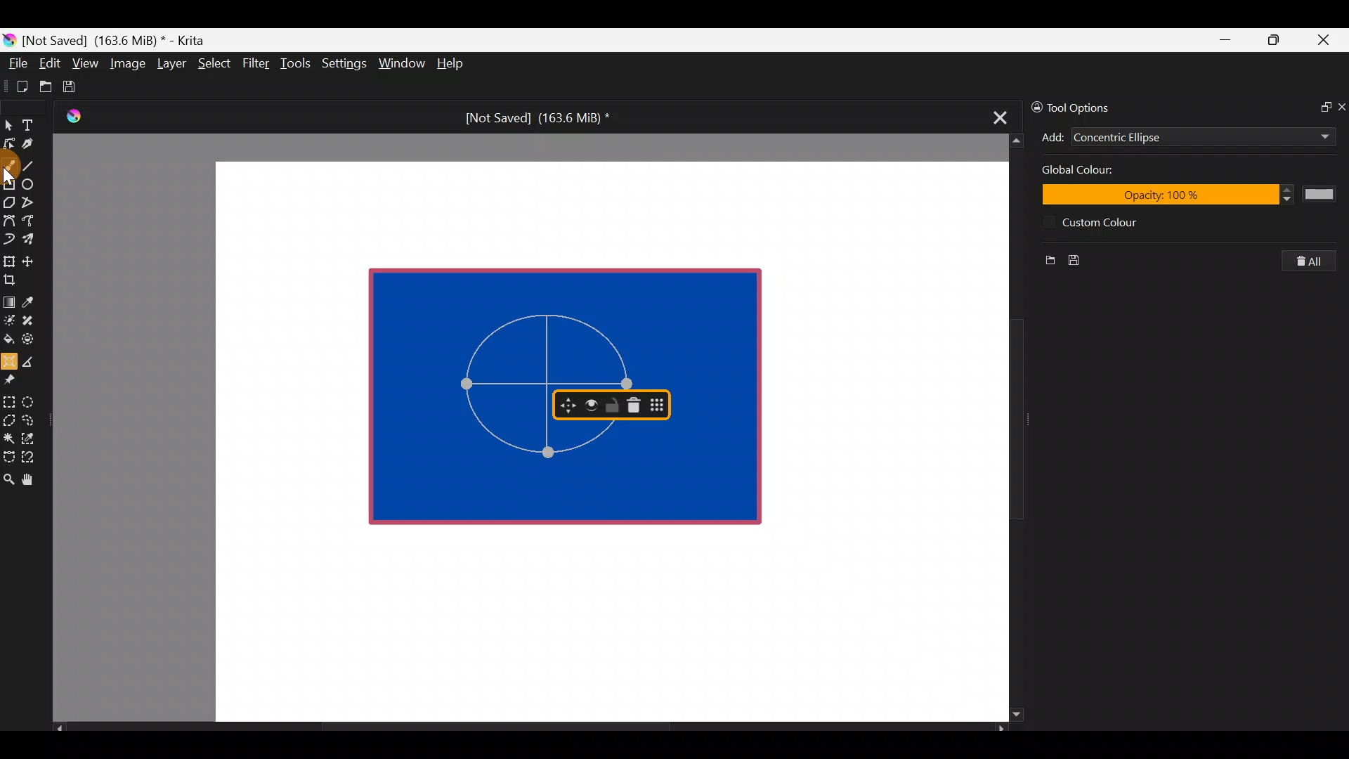  Describe the element at coordinates (34, 238) in the screenshot. I see `Multibrush tool` at that location.